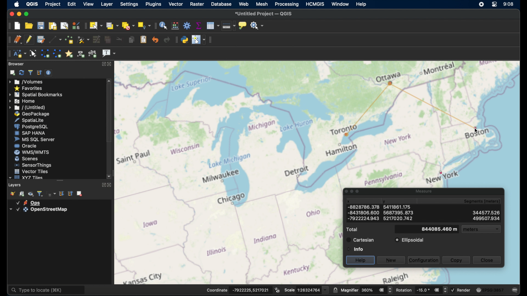 Image resolution: width=527 pixels, height=296 pixels. I want to click on type to locate, so click(48, 289).